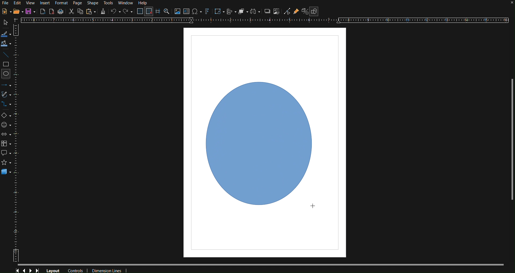 This screenshot has width=515, height=273. I want to click on Line Color, so click(6, 34).